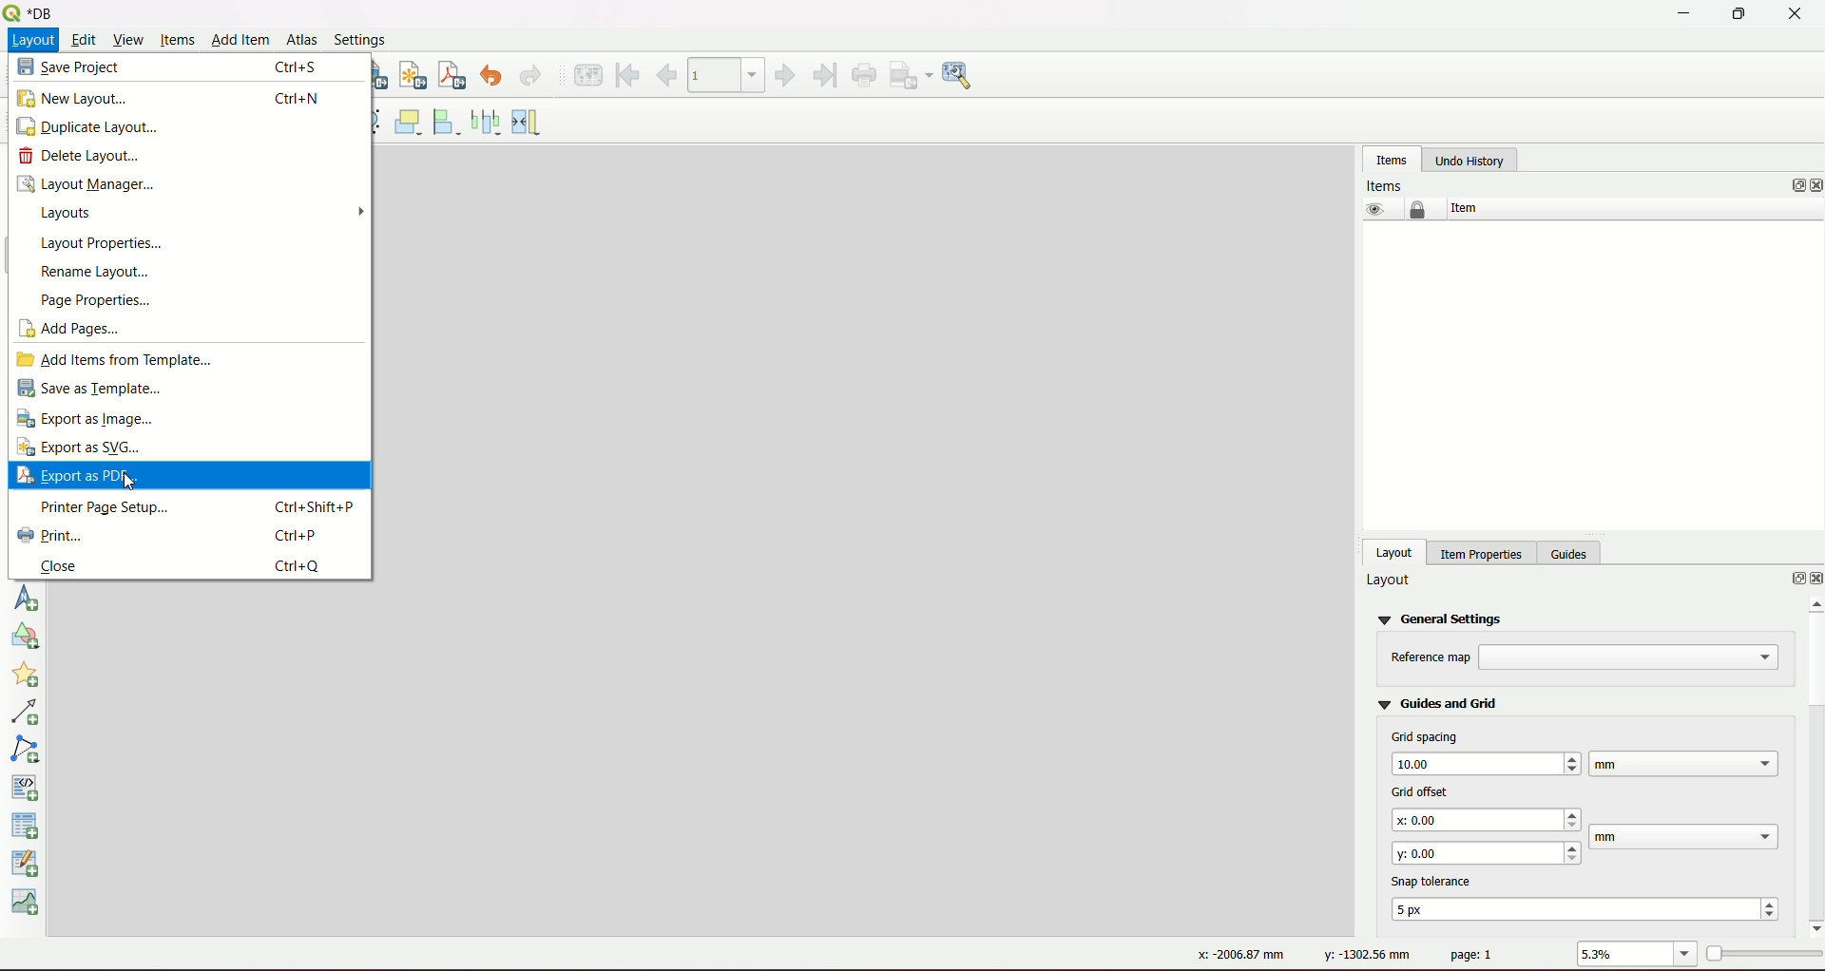 This screenshot has width=1825, height=971. What do you see at coordinates (312, 566) in the screenshot?
I see `ctrl+Q` at bounding box center [312, 566].